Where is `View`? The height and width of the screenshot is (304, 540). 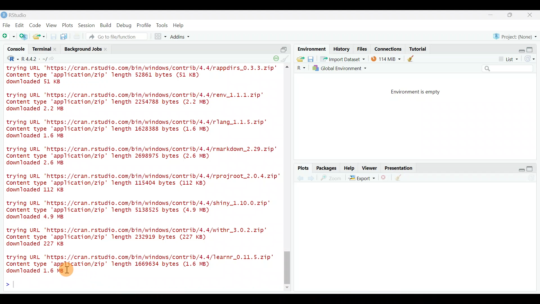
View is located at coordinates (52, 25).